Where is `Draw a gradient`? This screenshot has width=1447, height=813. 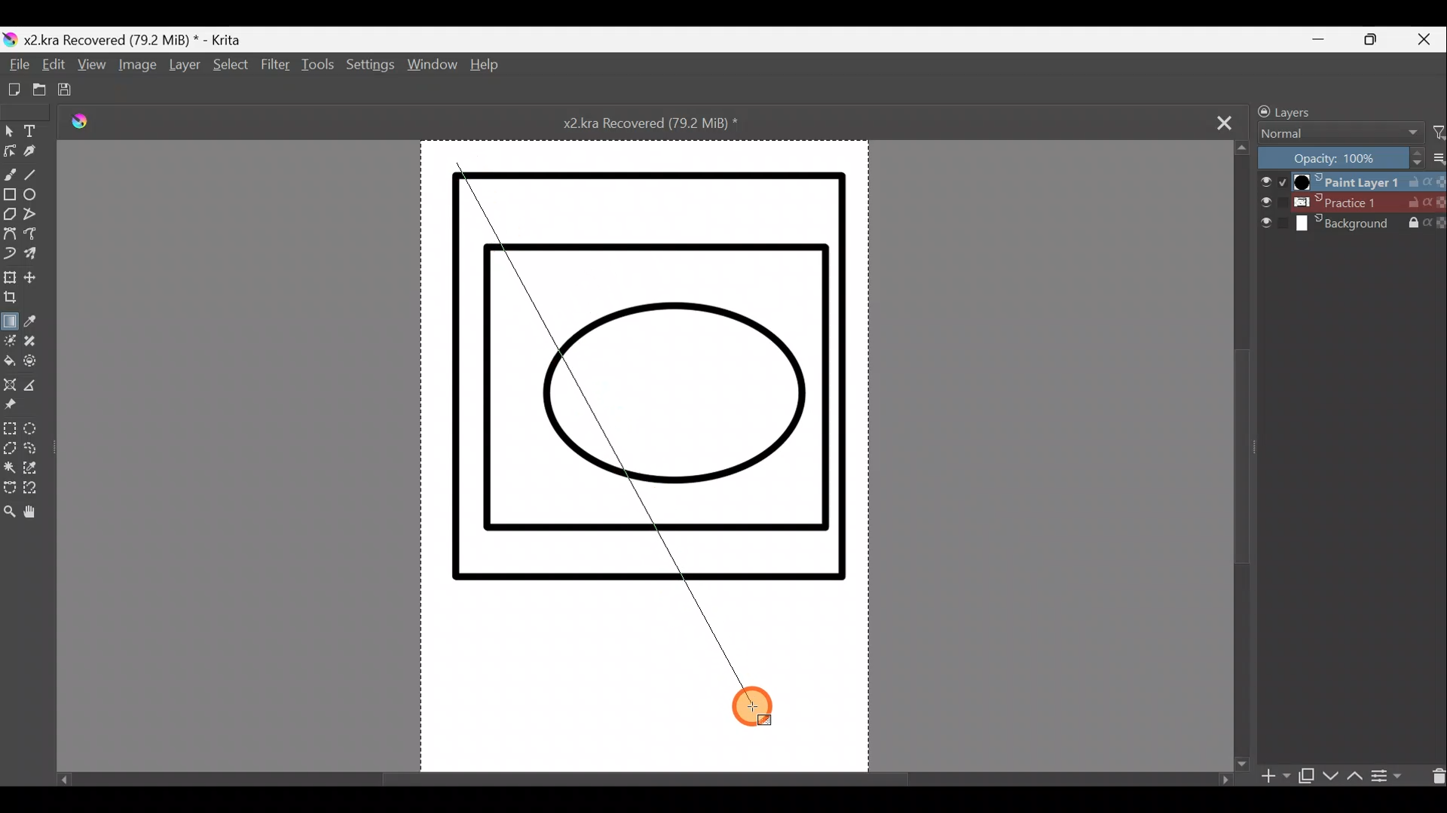
Draw a gradient is located at coordinates (11, 318).